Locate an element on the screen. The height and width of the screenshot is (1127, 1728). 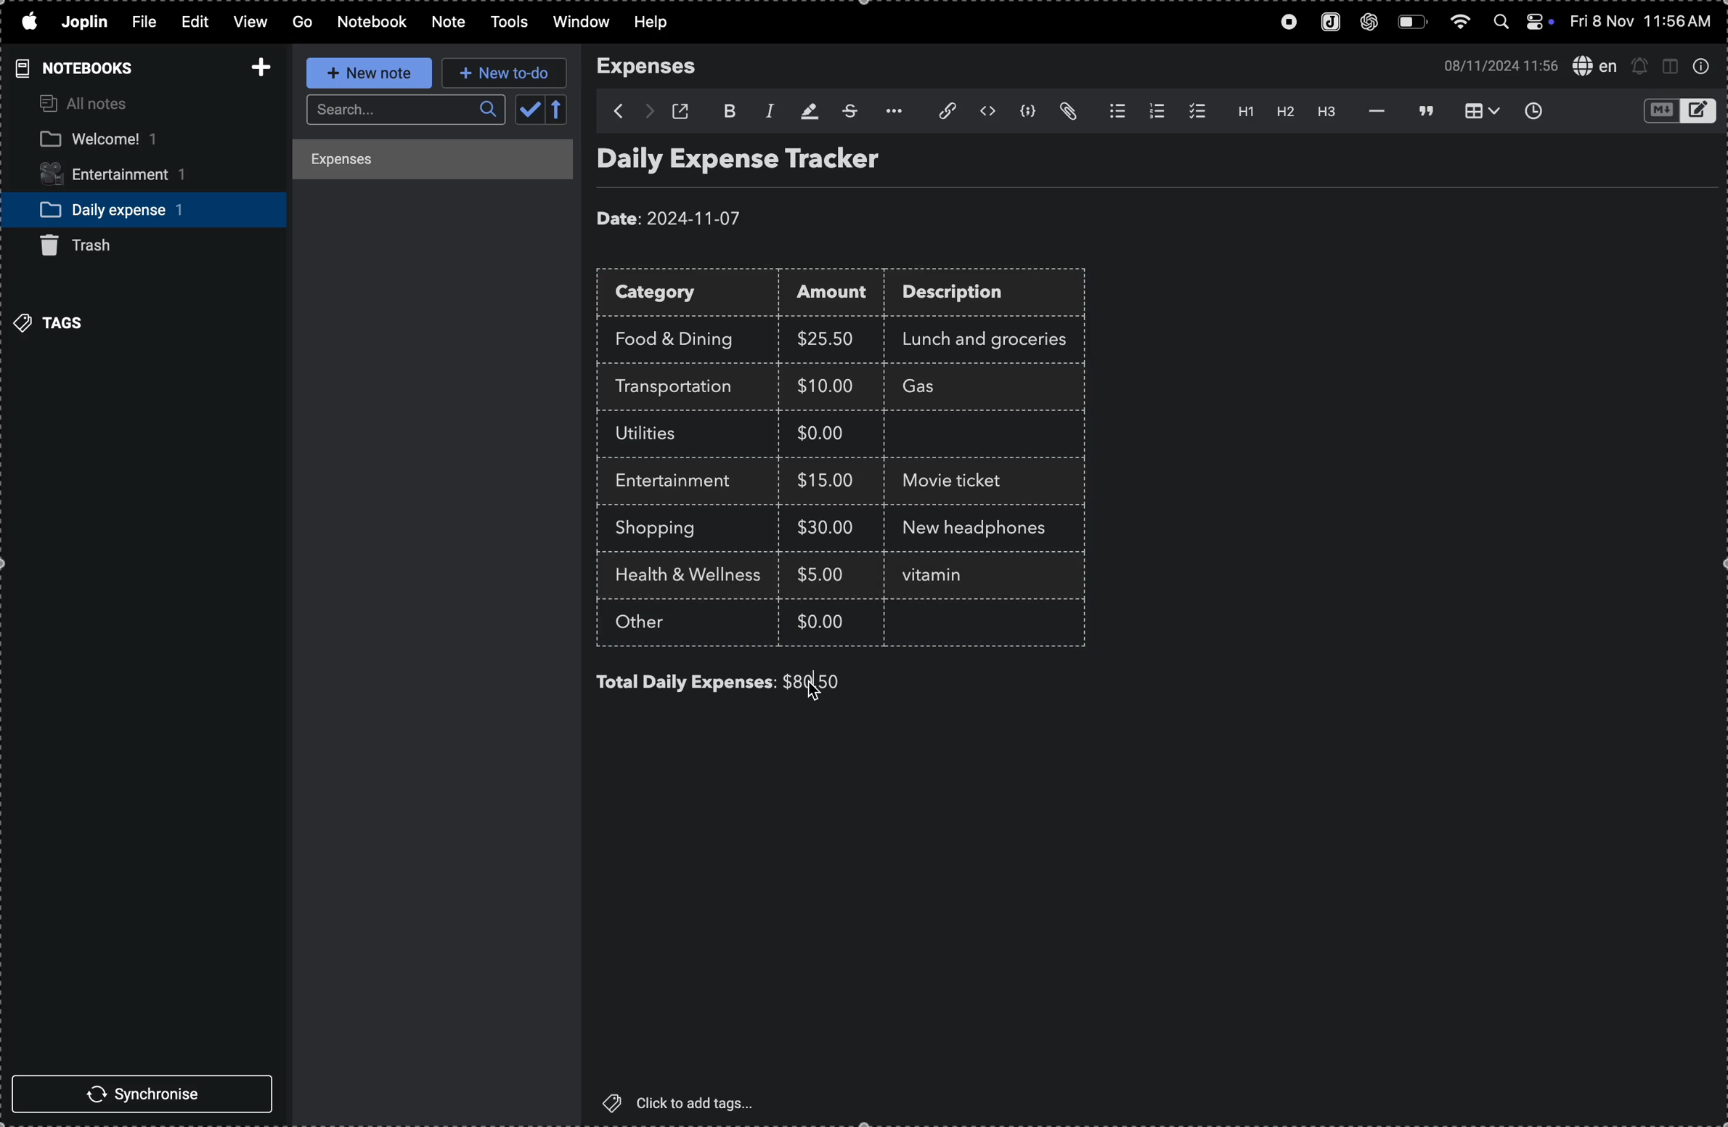
attach file is located at coordinates (939, 112).